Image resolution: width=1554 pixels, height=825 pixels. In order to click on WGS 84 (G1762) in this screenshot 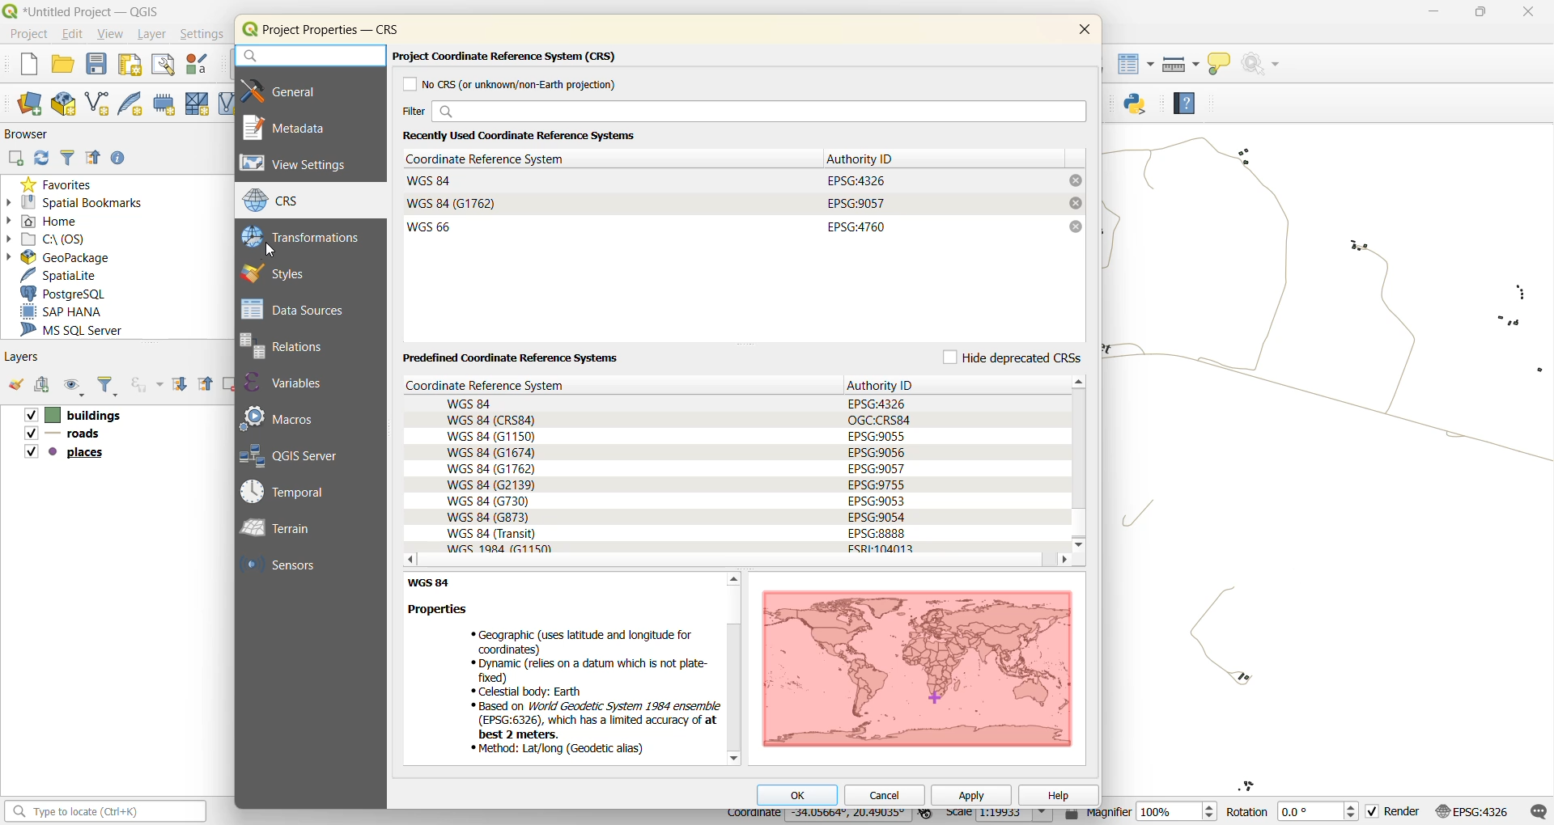, I will do `click(454, 203)`.